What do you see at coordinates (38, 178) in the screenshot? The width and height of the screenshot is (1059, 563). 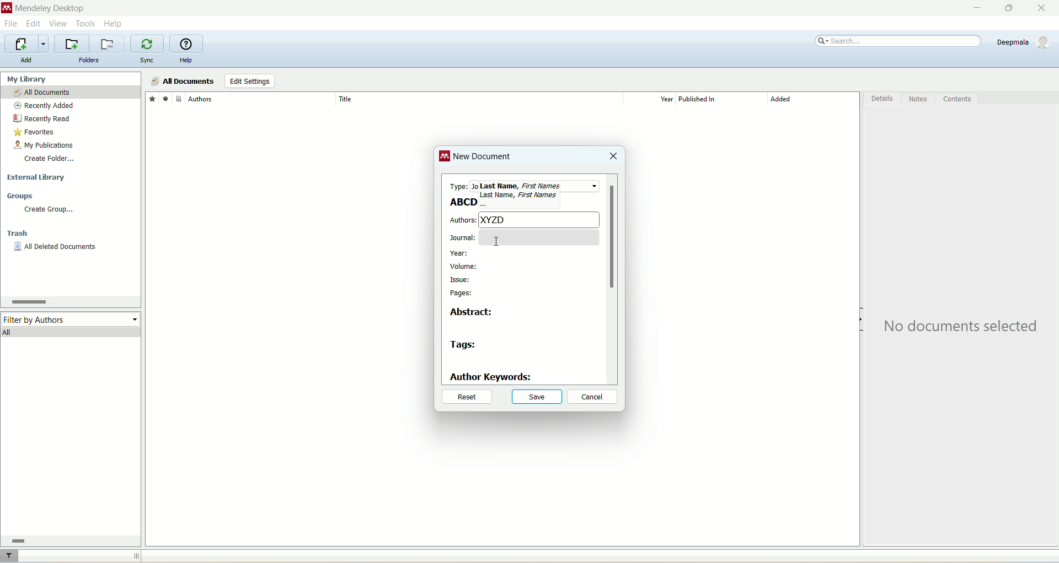 I see `external library` at bounding box center [38, 178].